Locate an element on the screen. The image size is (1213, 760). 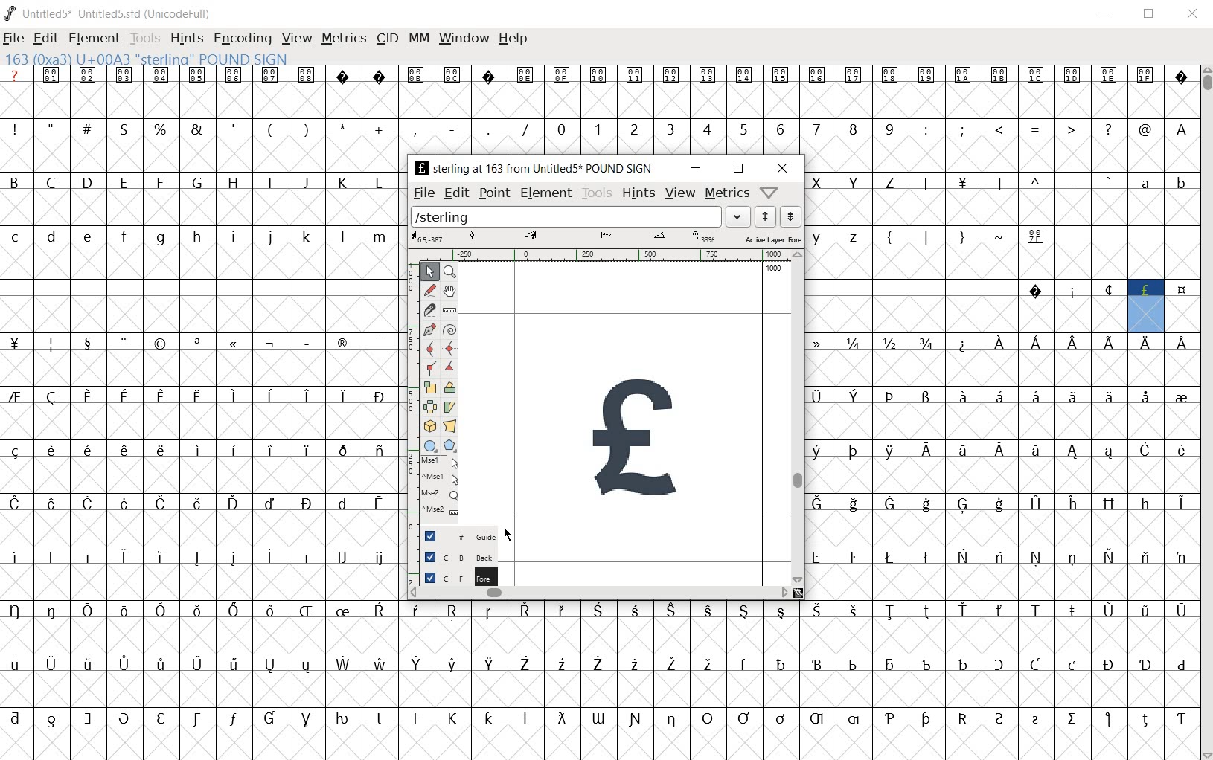
glyph name is located at coordinates (529, 168).